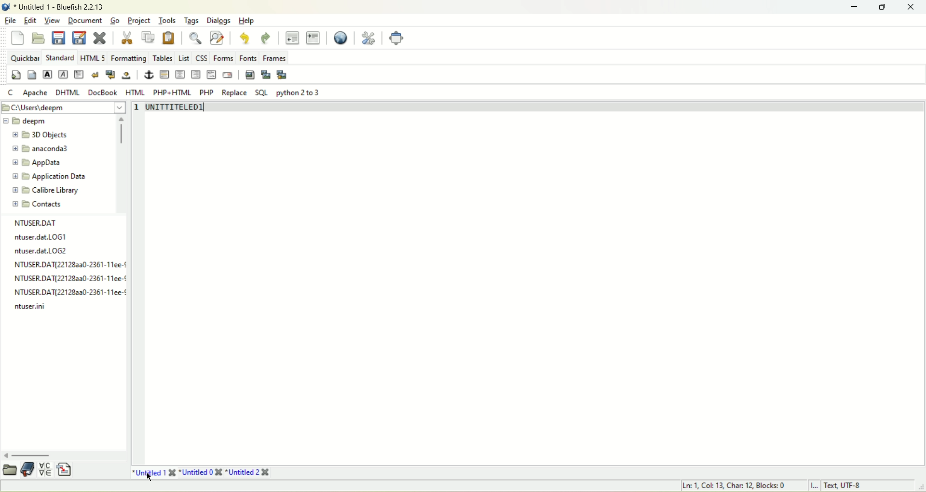  Describe the element at coordinates (136, 113) in the screenshot. I see `line number` at that location.